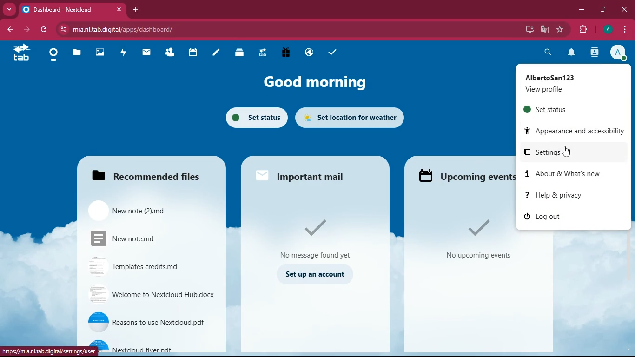  What do you see at coordinates (574, 131) in the screenshot?
I see `appearance and accessibility` at bounding box center [574, 131].